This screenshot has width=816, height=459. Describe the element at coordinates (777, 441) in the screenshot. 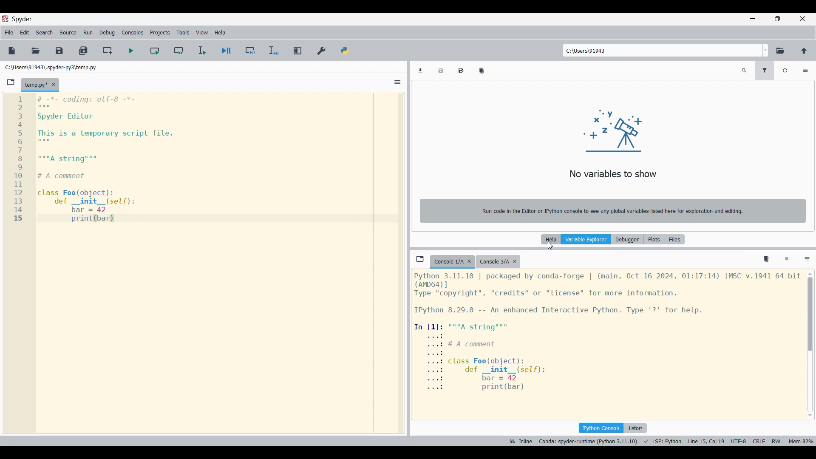

I see `RW` at that location.